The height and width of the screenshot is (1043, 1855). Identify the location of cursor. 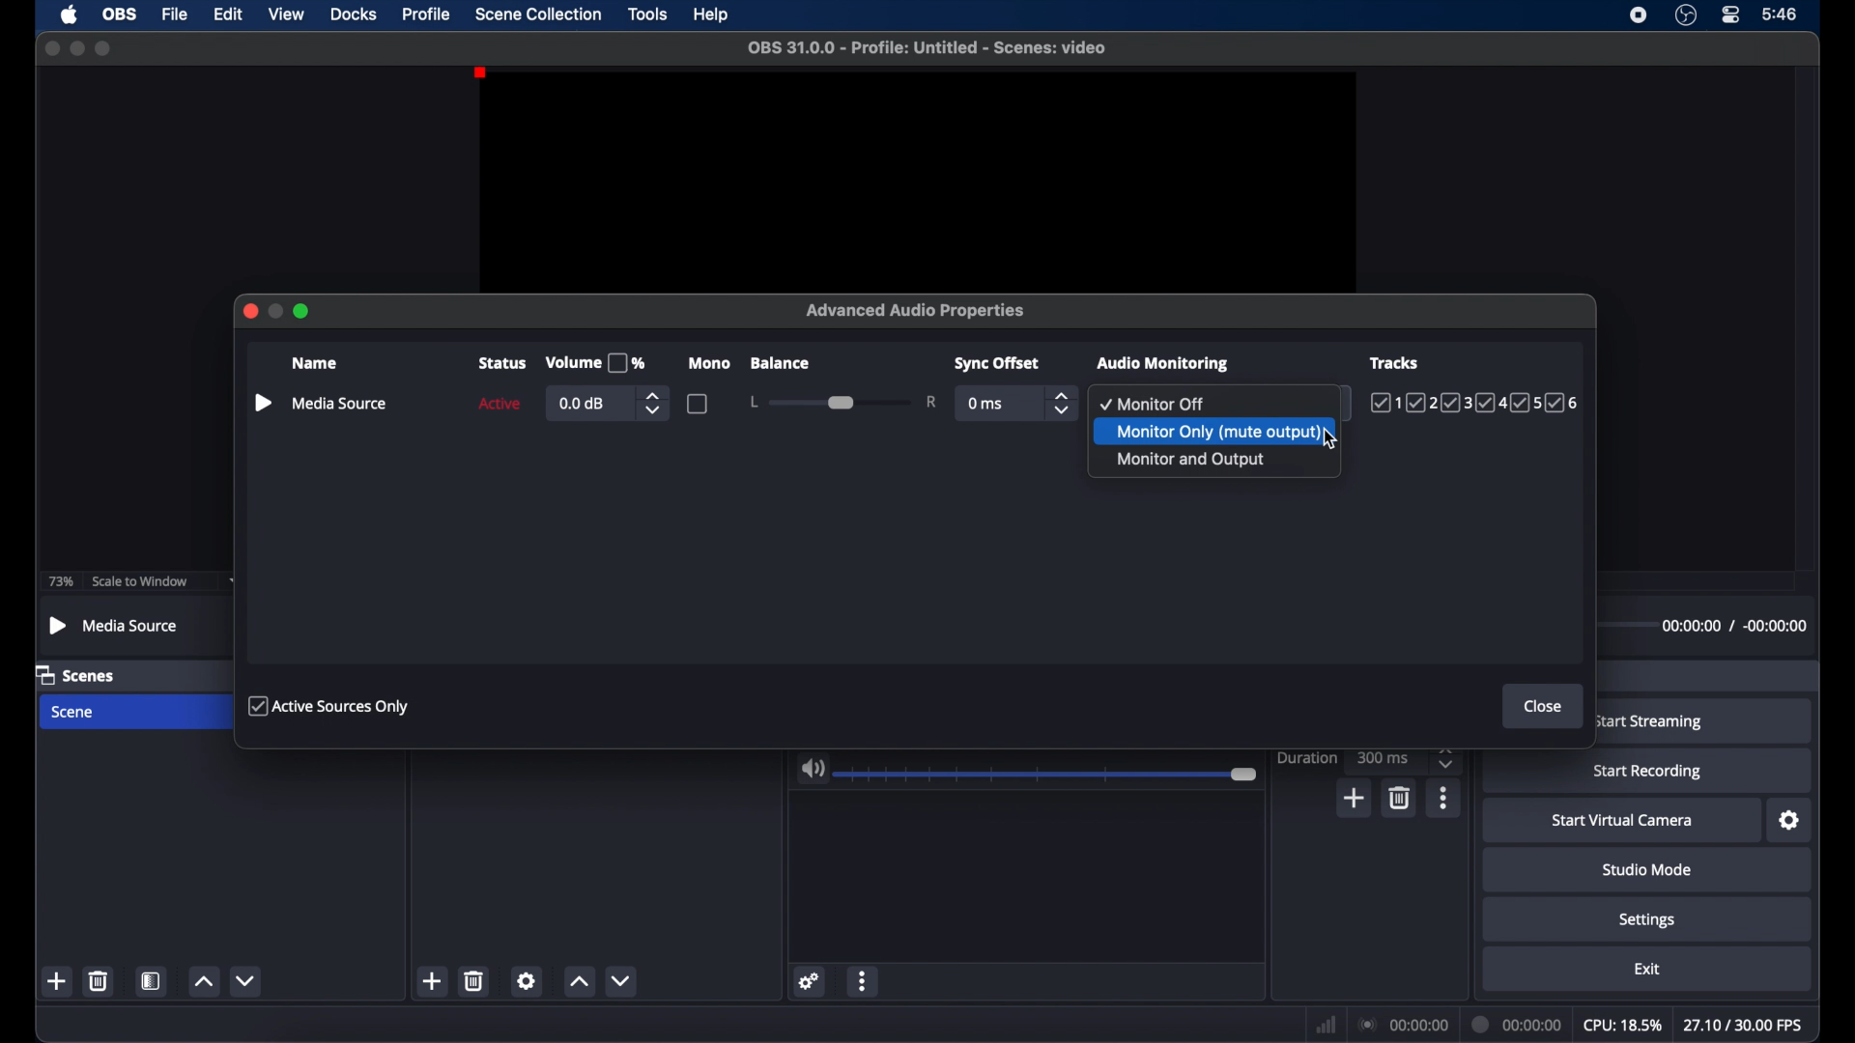
(1331, 439).